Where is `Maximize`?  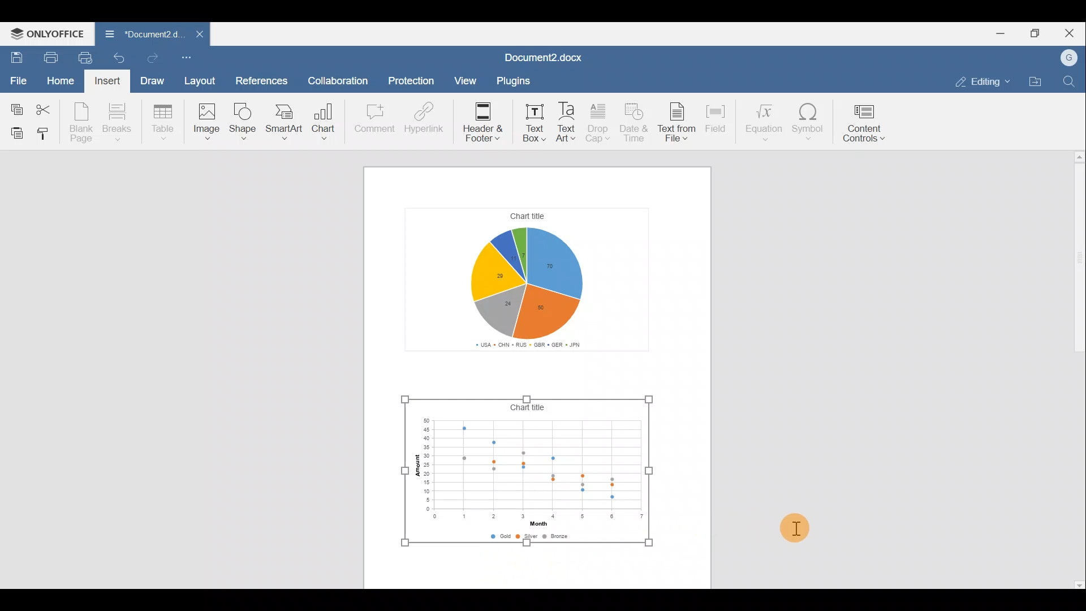
Maximize is located at coordinates (1036, 33).